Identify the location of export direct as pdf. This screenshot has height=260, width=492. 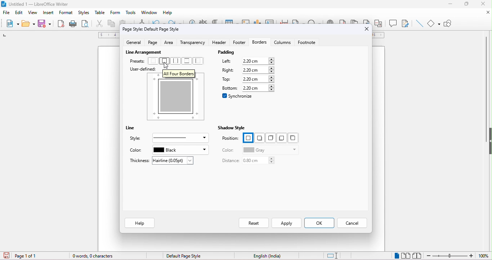
(60, 24).